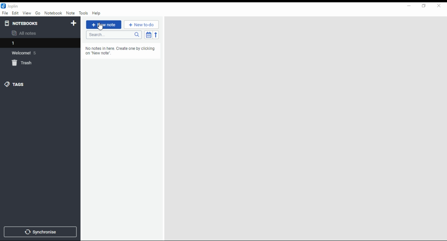 Image resolution: width=447 pixels, height=241 pixels. What do you see at coordinates (25, 23) in the screenshot?
I see `notebooks` at bounding box center [25, 23].